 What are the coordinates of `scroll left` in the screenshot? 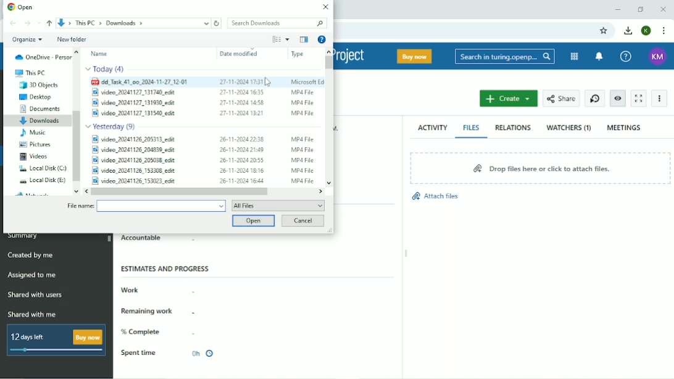 It's located at (84, 191).